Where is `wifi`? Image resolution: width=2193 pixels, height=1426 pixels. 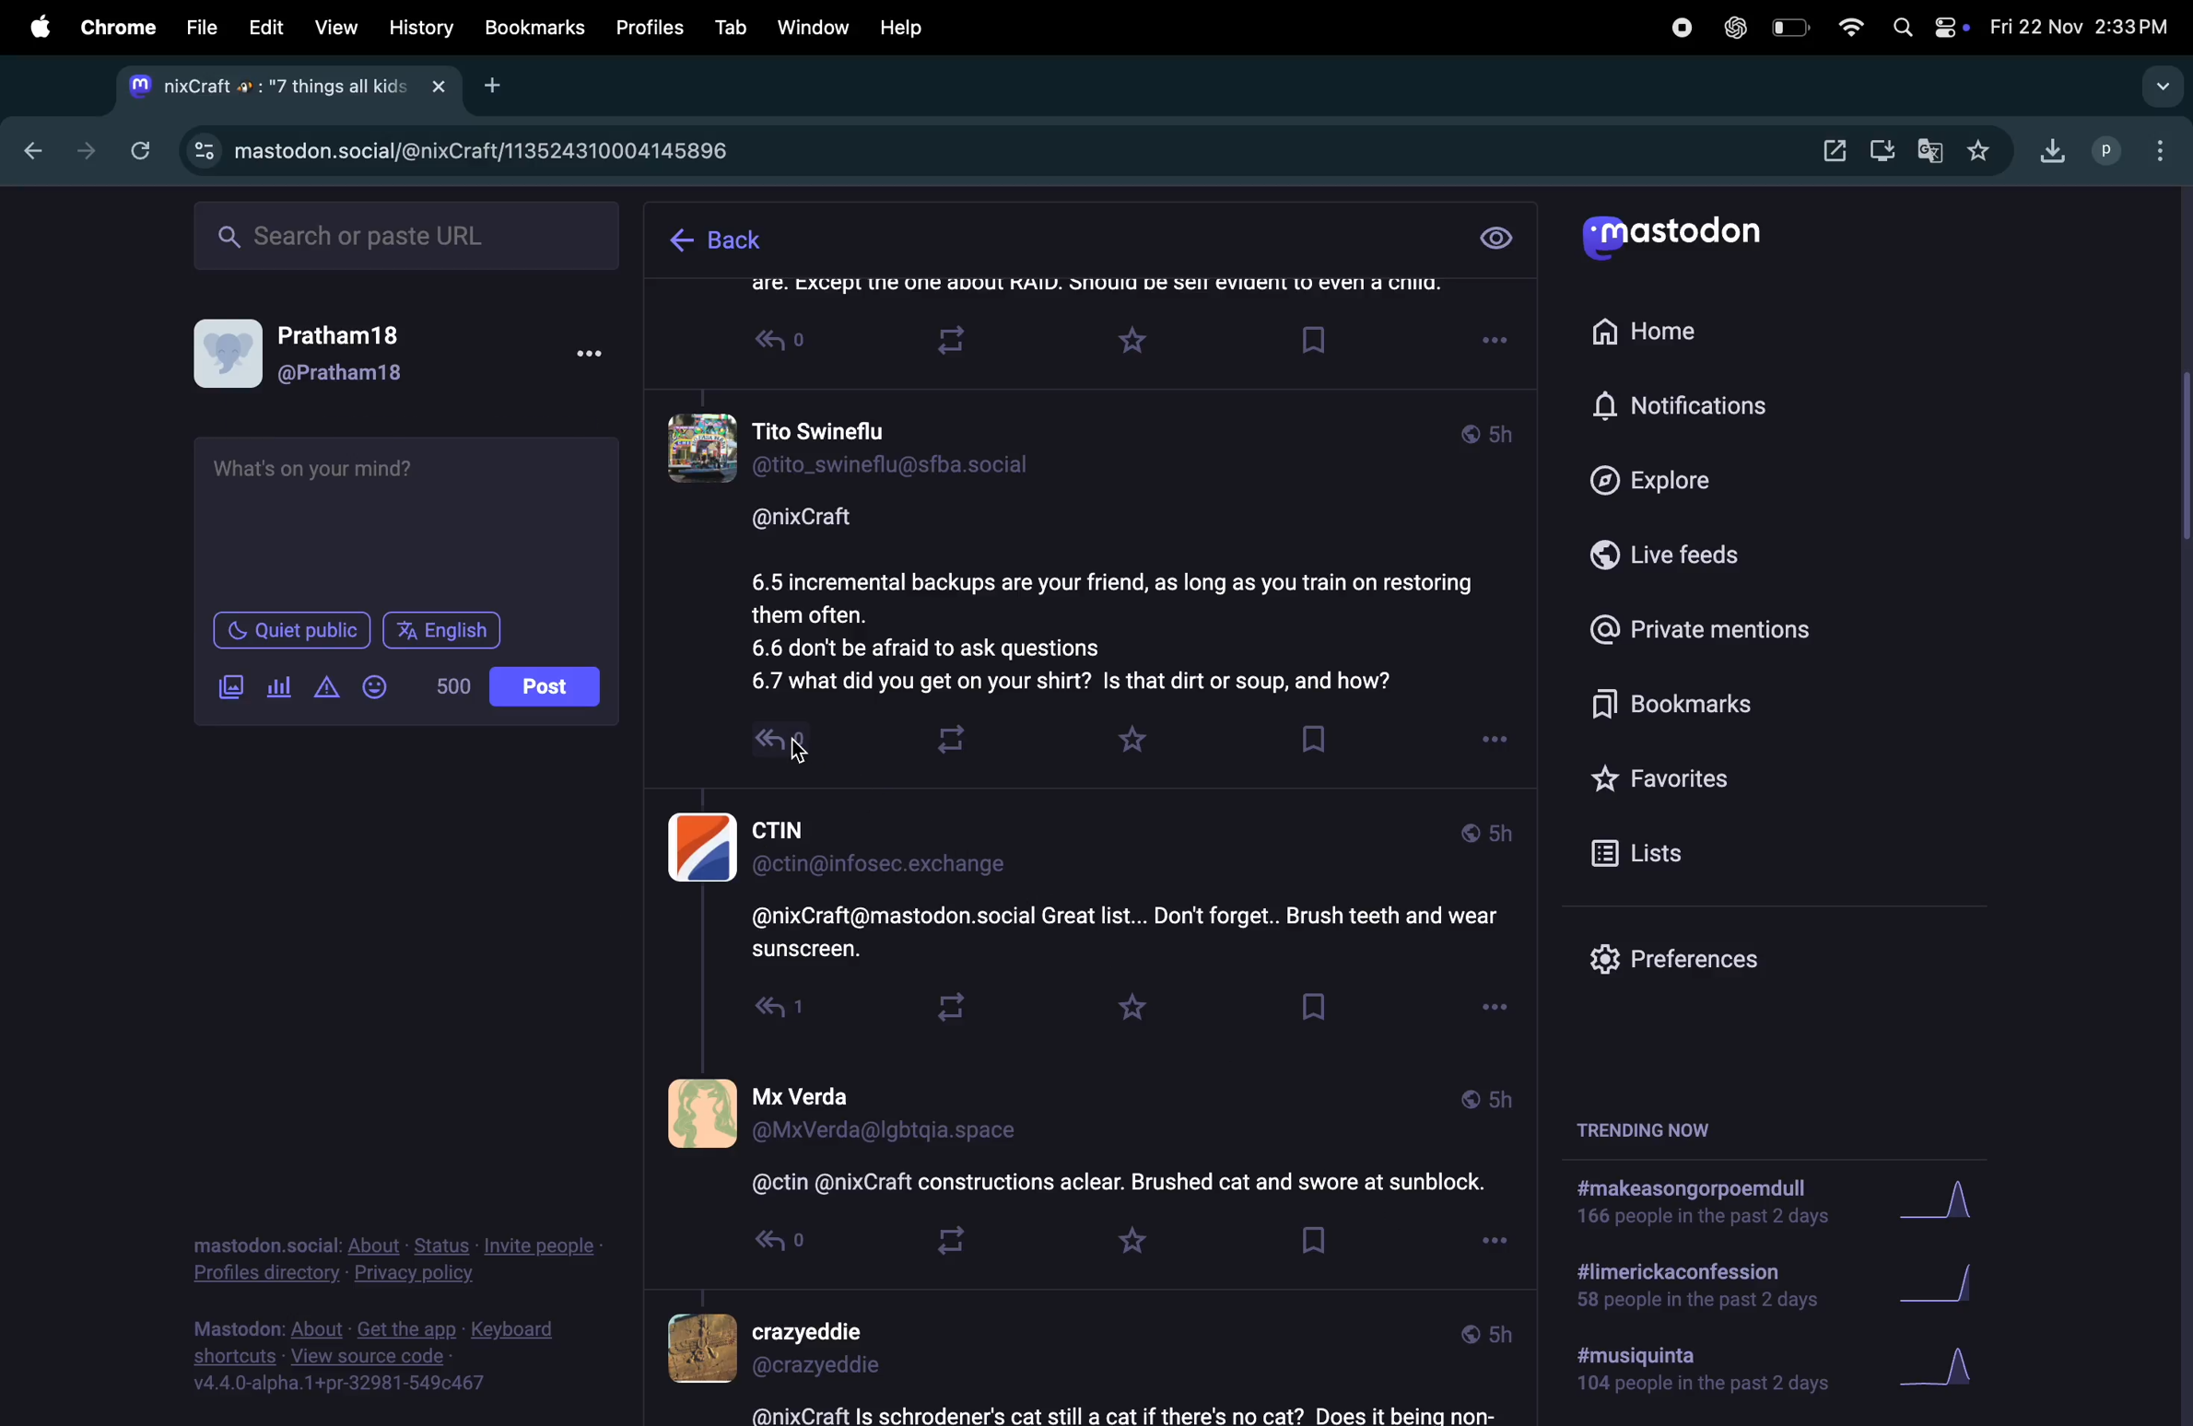 wifi is located at coordinates (1848, 29).